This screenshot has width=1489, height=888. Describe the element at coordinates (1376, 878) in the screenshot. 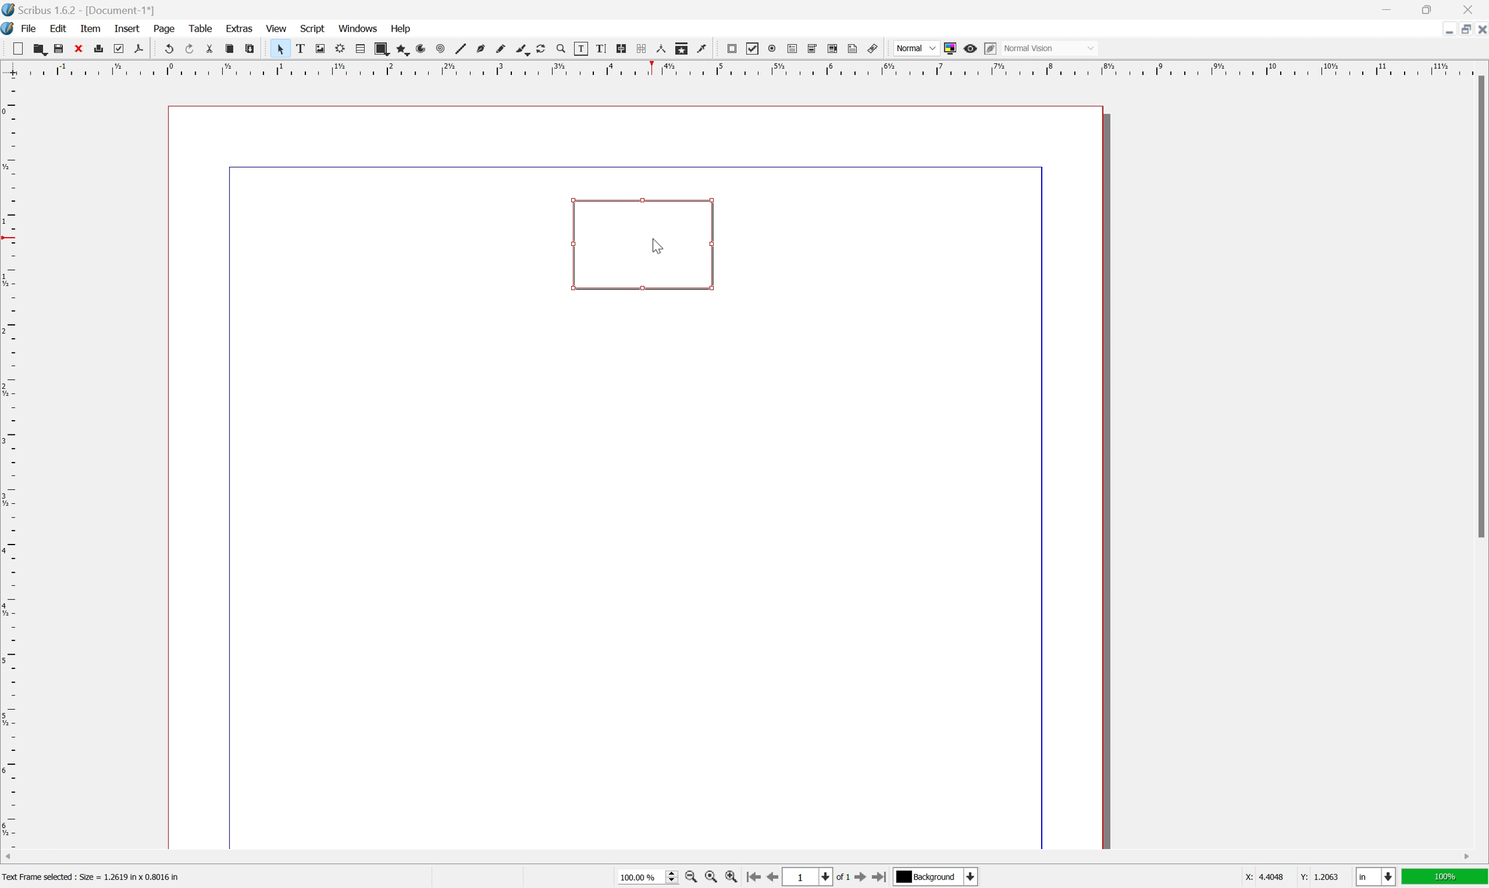

I see `select current unit` at that location.